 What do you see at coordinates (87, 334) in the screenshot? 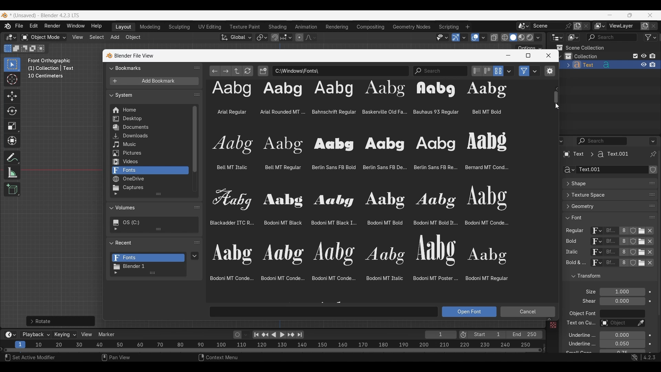
I see `View` at bounding box center [87, 334].